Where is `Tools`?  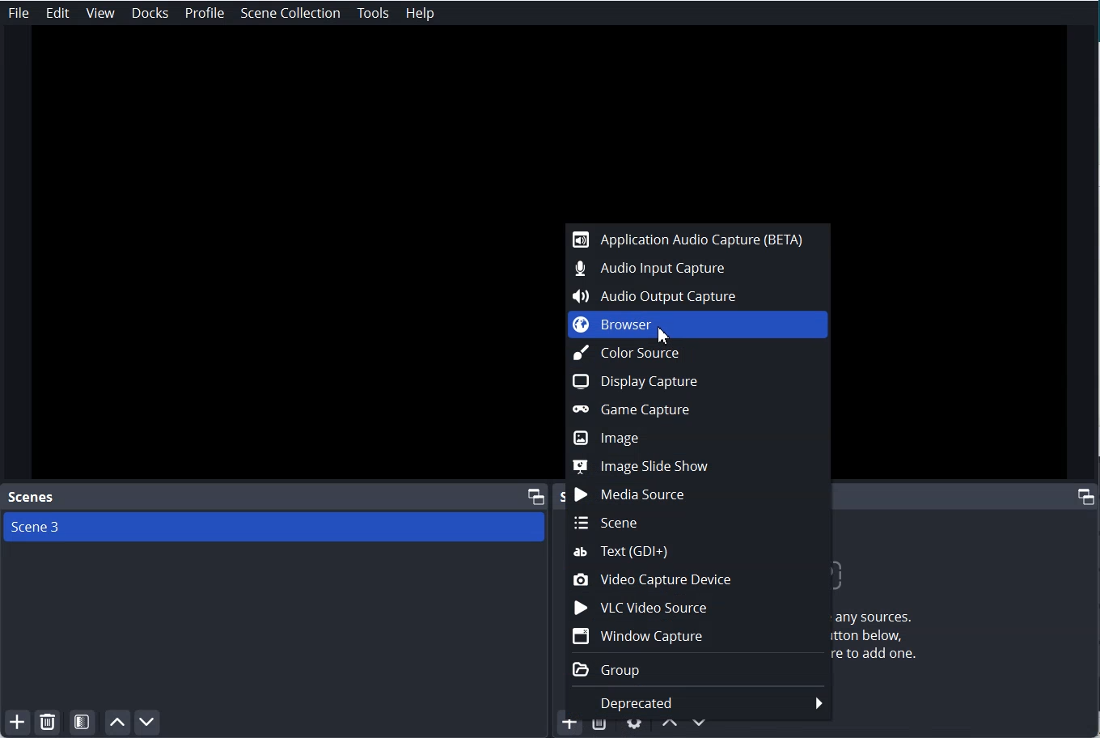
Tools is located at coordinates (373, 14).